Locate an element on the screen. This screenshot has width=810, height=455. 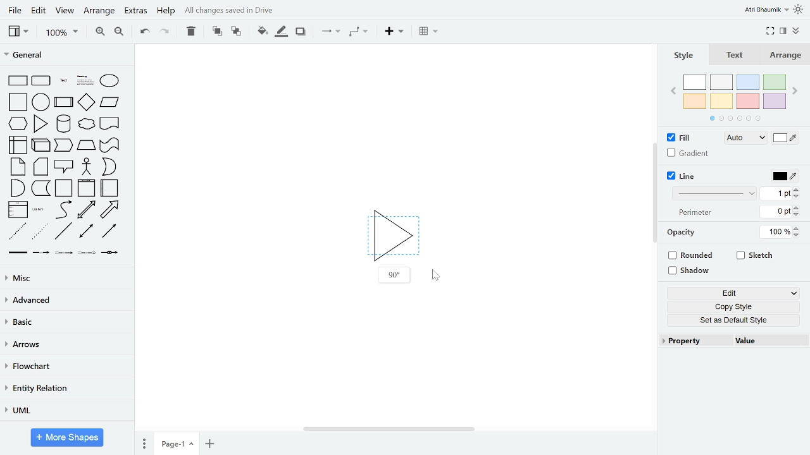
increase perimeter is located at coordinates (797, 207).